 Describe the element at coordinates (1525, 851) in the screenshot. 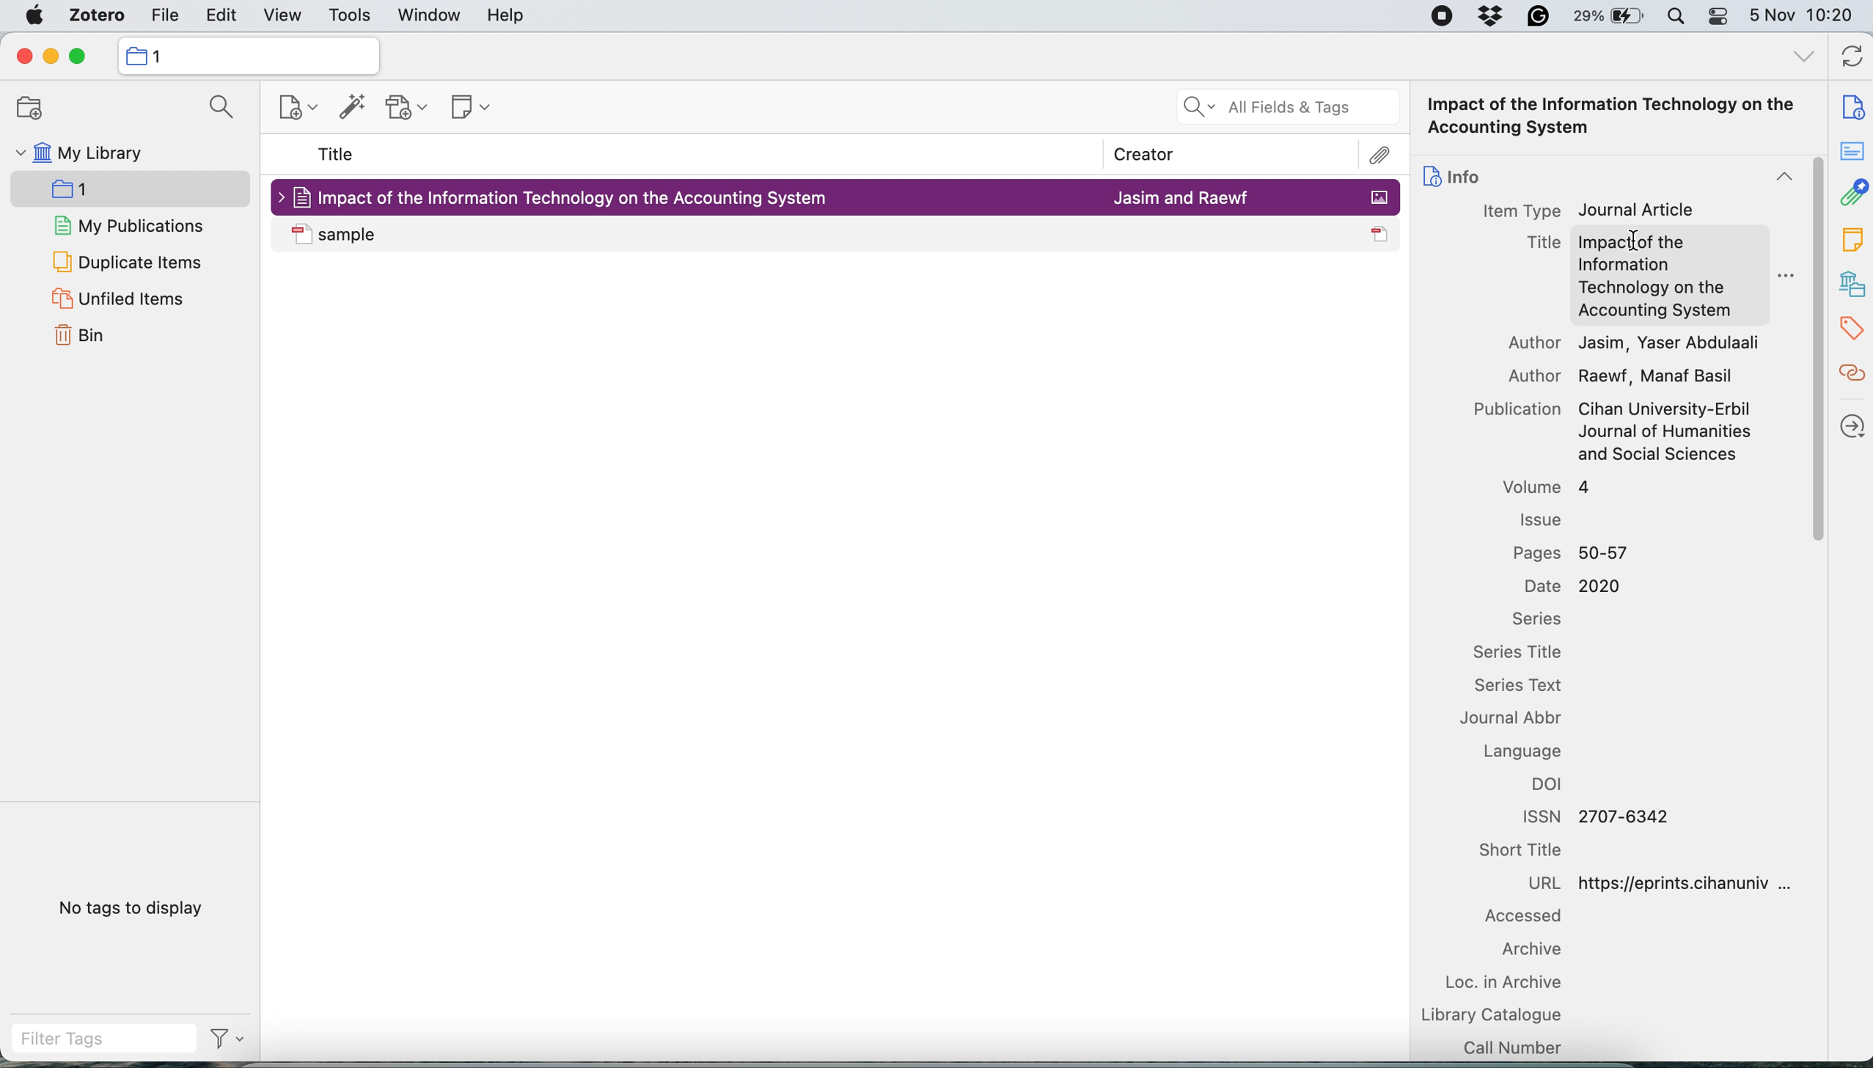

I see `short title` at that location.